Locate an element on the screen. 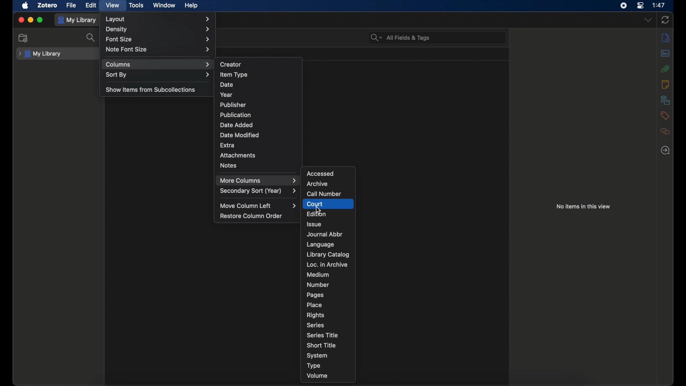  attachments is located at coordinates (665, 69).